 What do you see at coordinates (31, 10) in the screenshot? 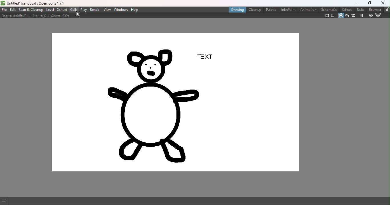
I see `Scan & Cleanup` at bounding box center [31, 10].